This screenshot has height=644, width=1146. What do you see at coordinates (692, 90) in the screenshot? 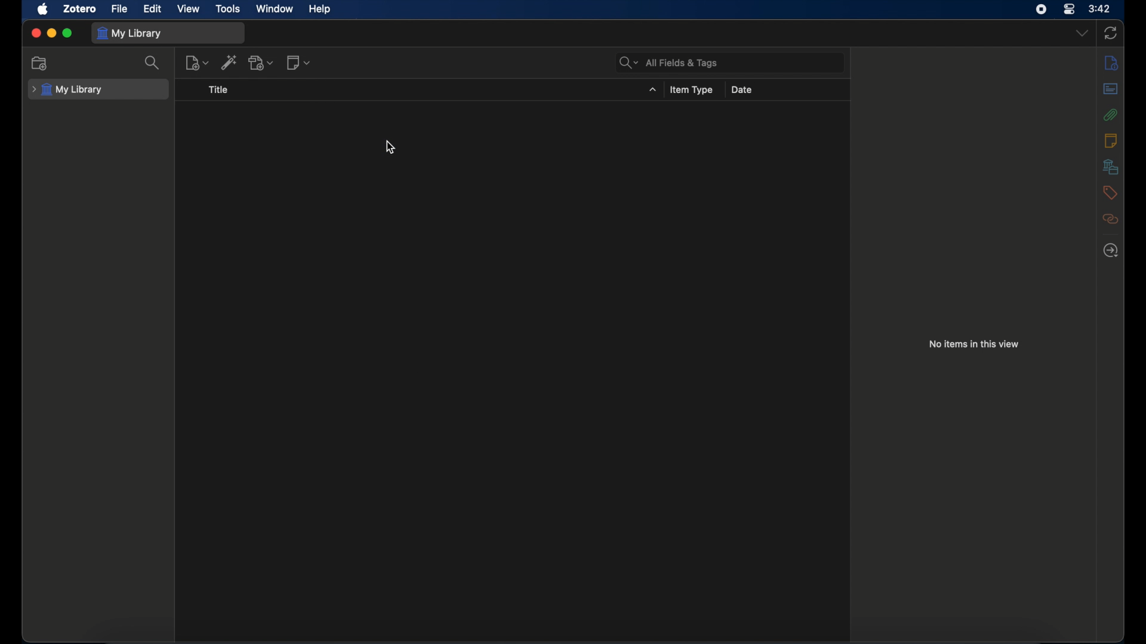
I see `item type` at bounding box center [692, 90].